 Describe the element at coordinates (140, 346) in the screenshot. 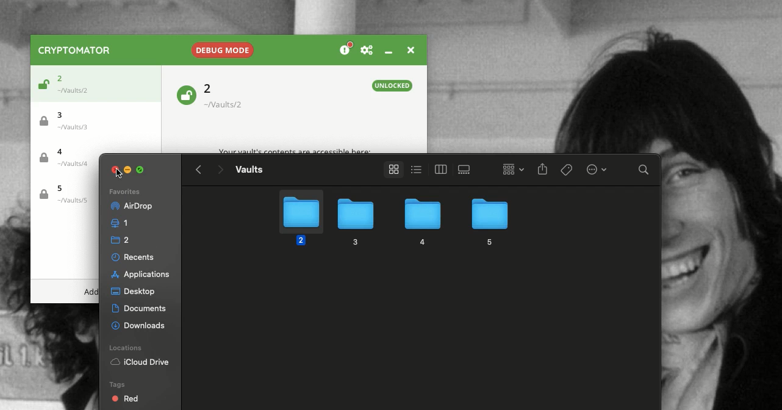

I see `iCloud Drive` at that location.